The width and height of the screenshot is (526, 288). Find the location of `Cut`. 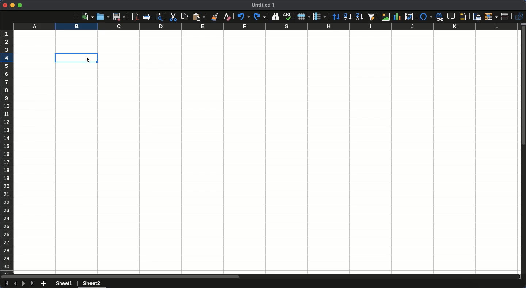

Cut is located at coordinates (172, 17).